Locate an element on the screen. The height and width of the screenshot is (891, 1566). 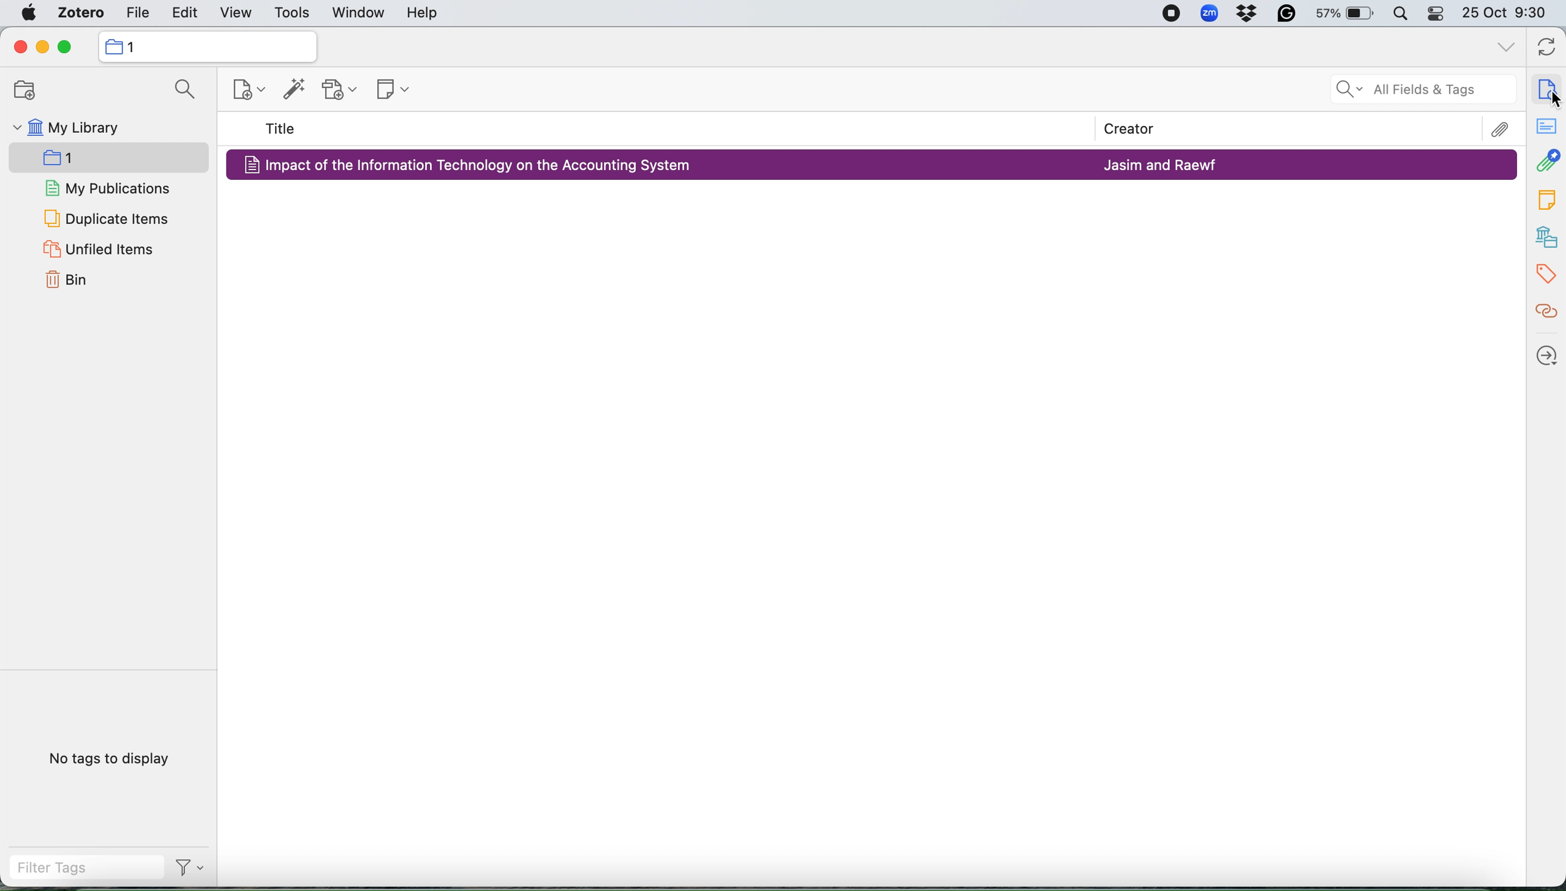
sync with zotero.org is located at coordinates (1548, 45).